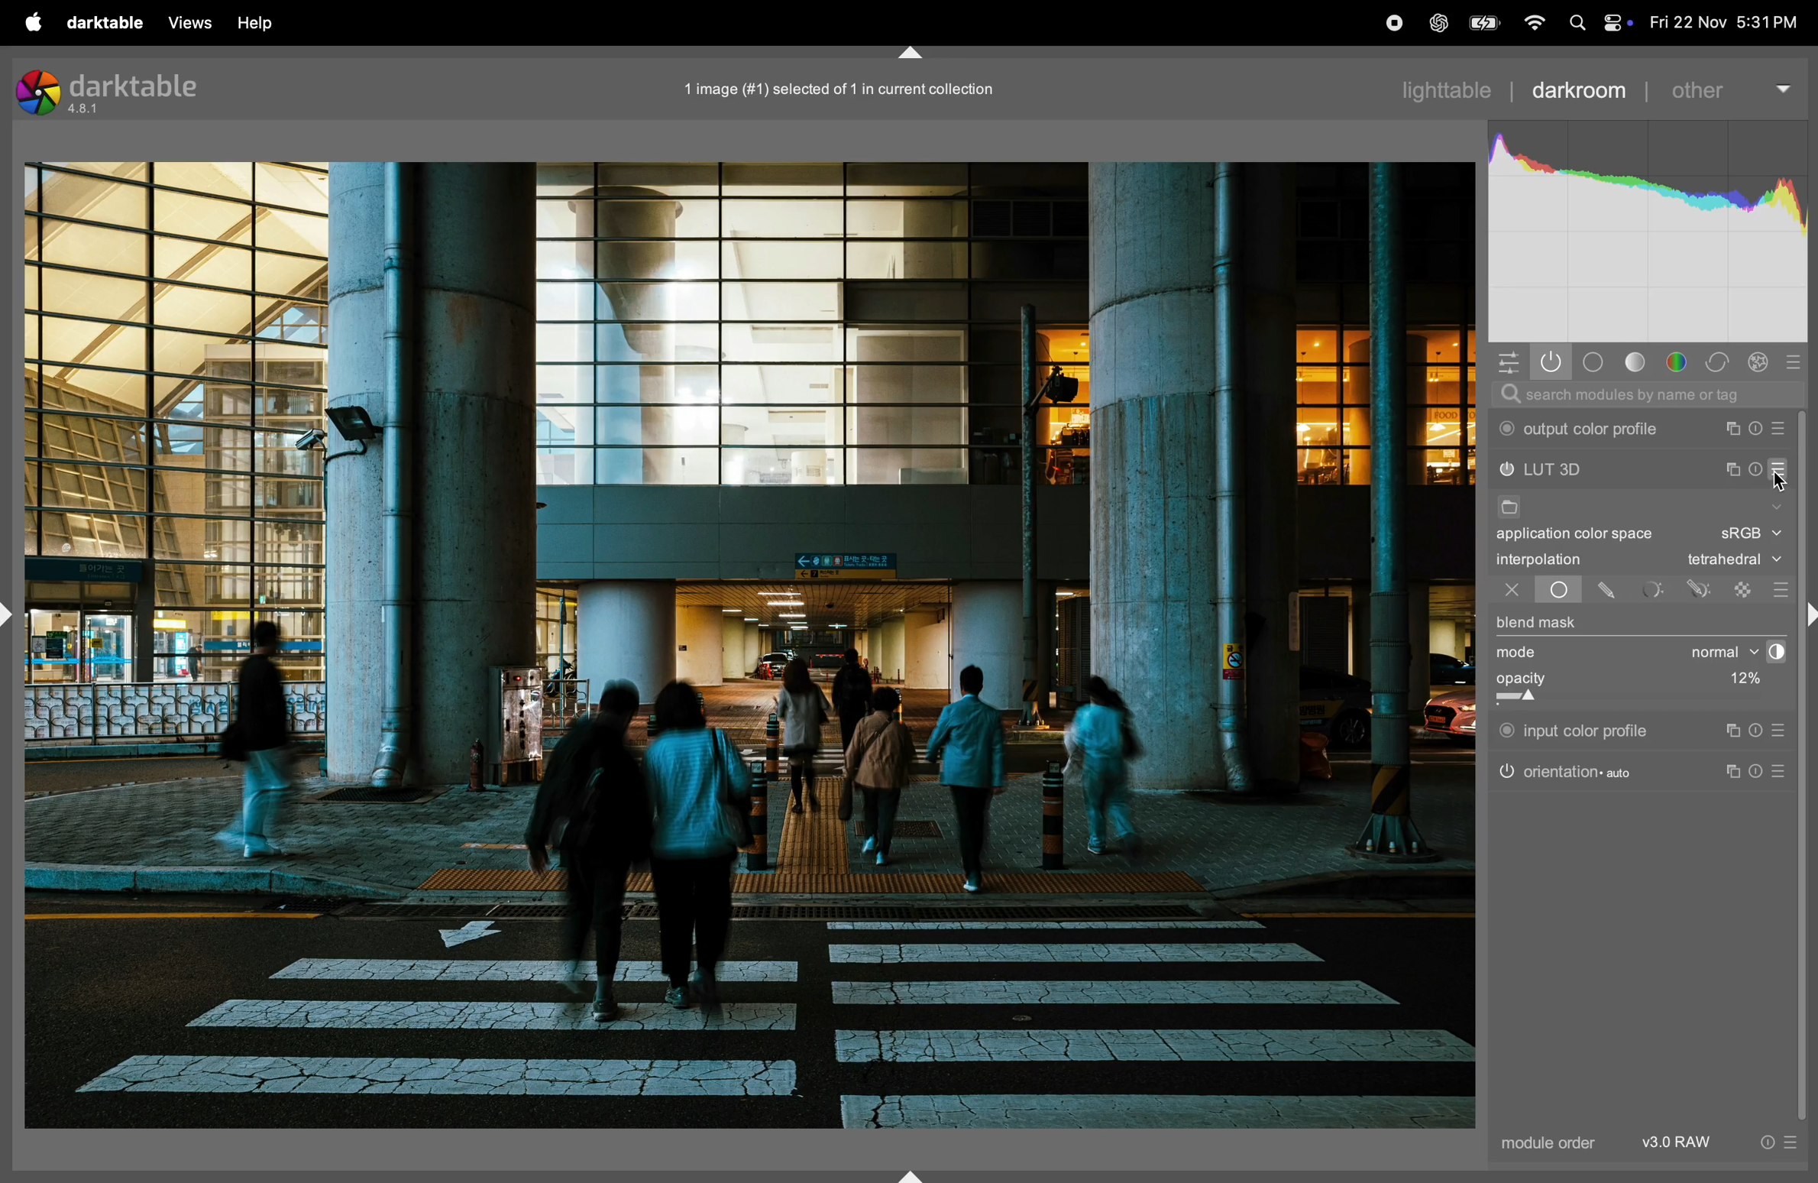 The image size is (1818, 1183). Describe the element at coordinates (1721, 362) in the screenshot. I see `correct` at that location.